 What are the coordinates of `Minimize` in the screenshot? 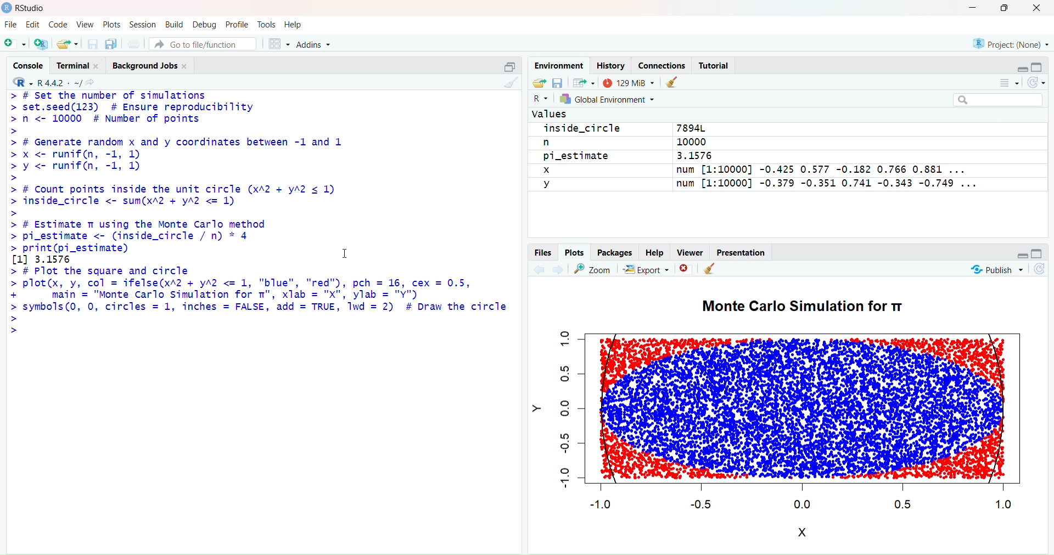 It's located at (972, 8).